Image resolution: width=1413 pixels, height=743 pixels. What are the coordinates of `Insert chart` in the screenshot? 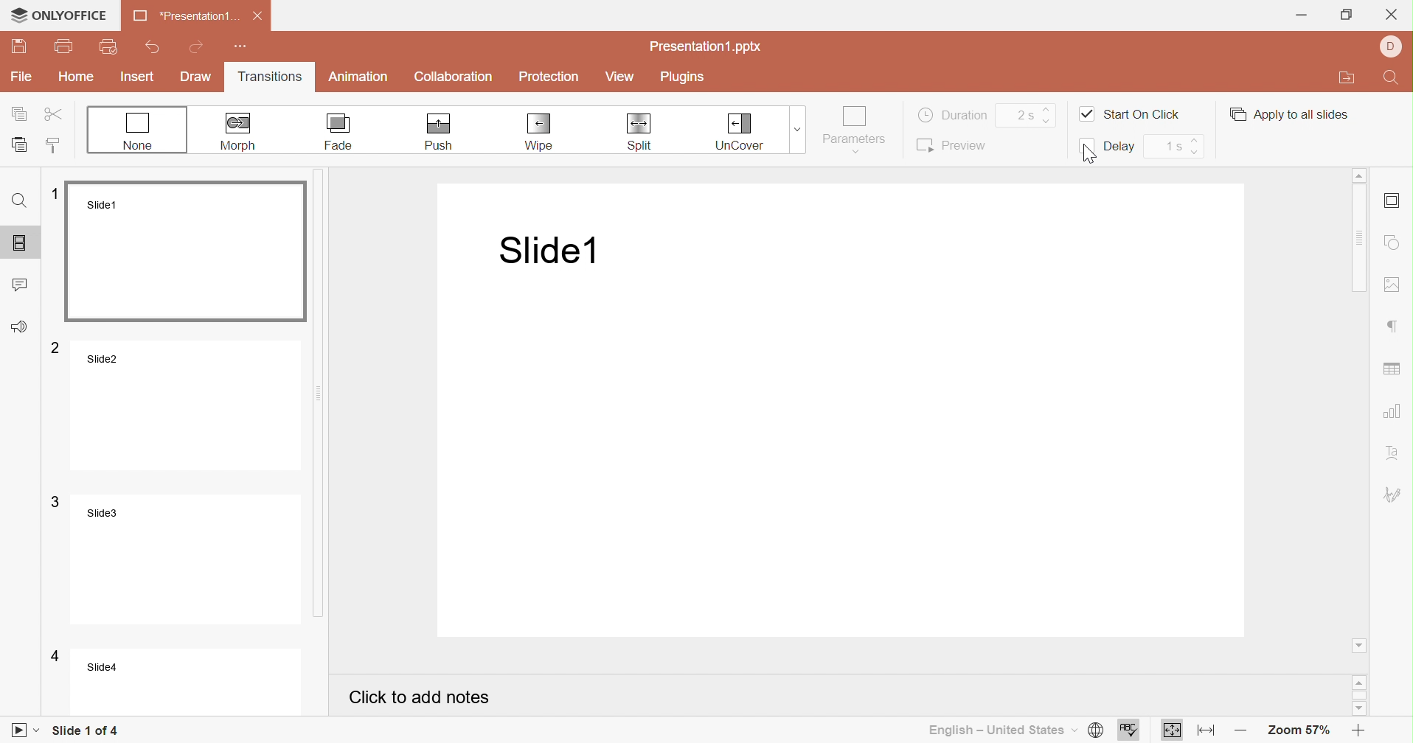 It's located at (1395, 366).